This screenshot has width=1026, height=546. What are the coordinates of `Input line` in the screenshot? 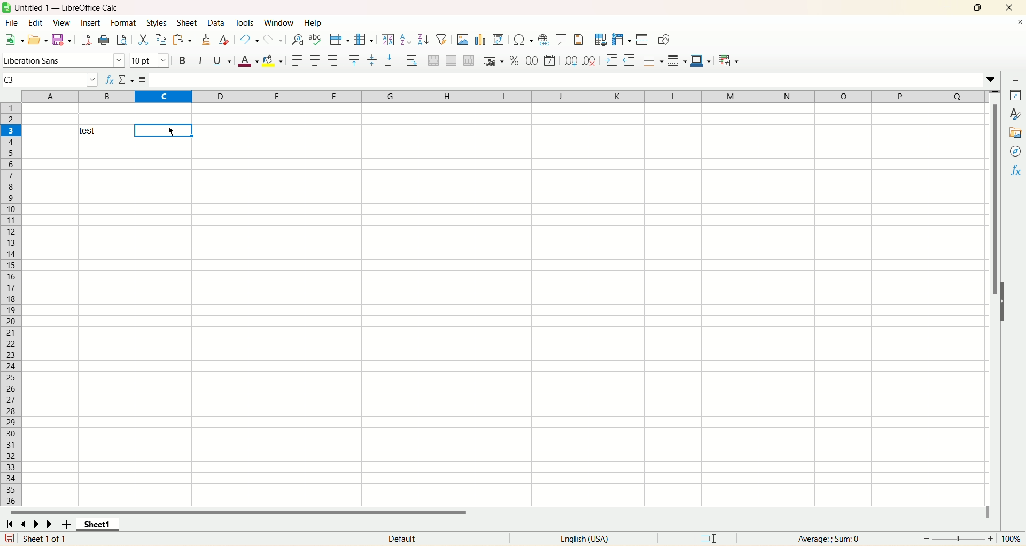 It's located at (567, 80).